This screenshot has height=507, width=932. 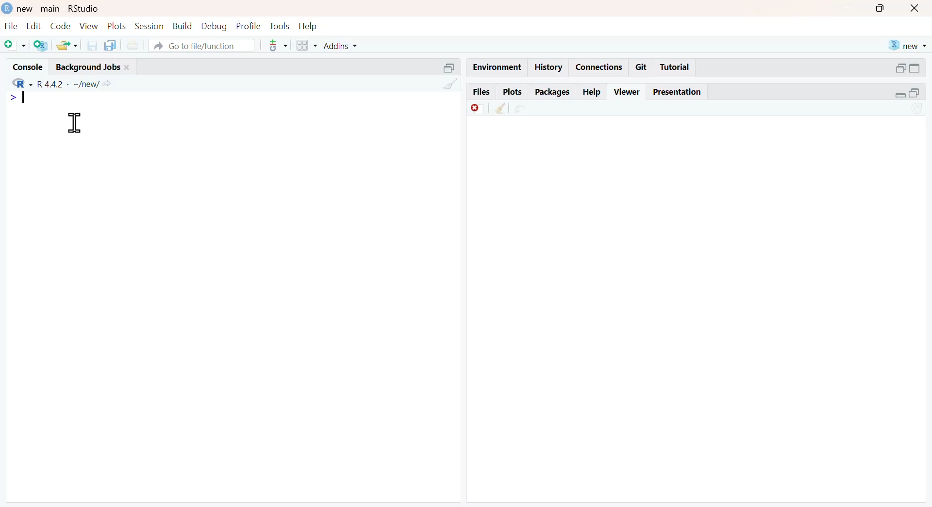 I want to click on print, so click(x=133, y=44).